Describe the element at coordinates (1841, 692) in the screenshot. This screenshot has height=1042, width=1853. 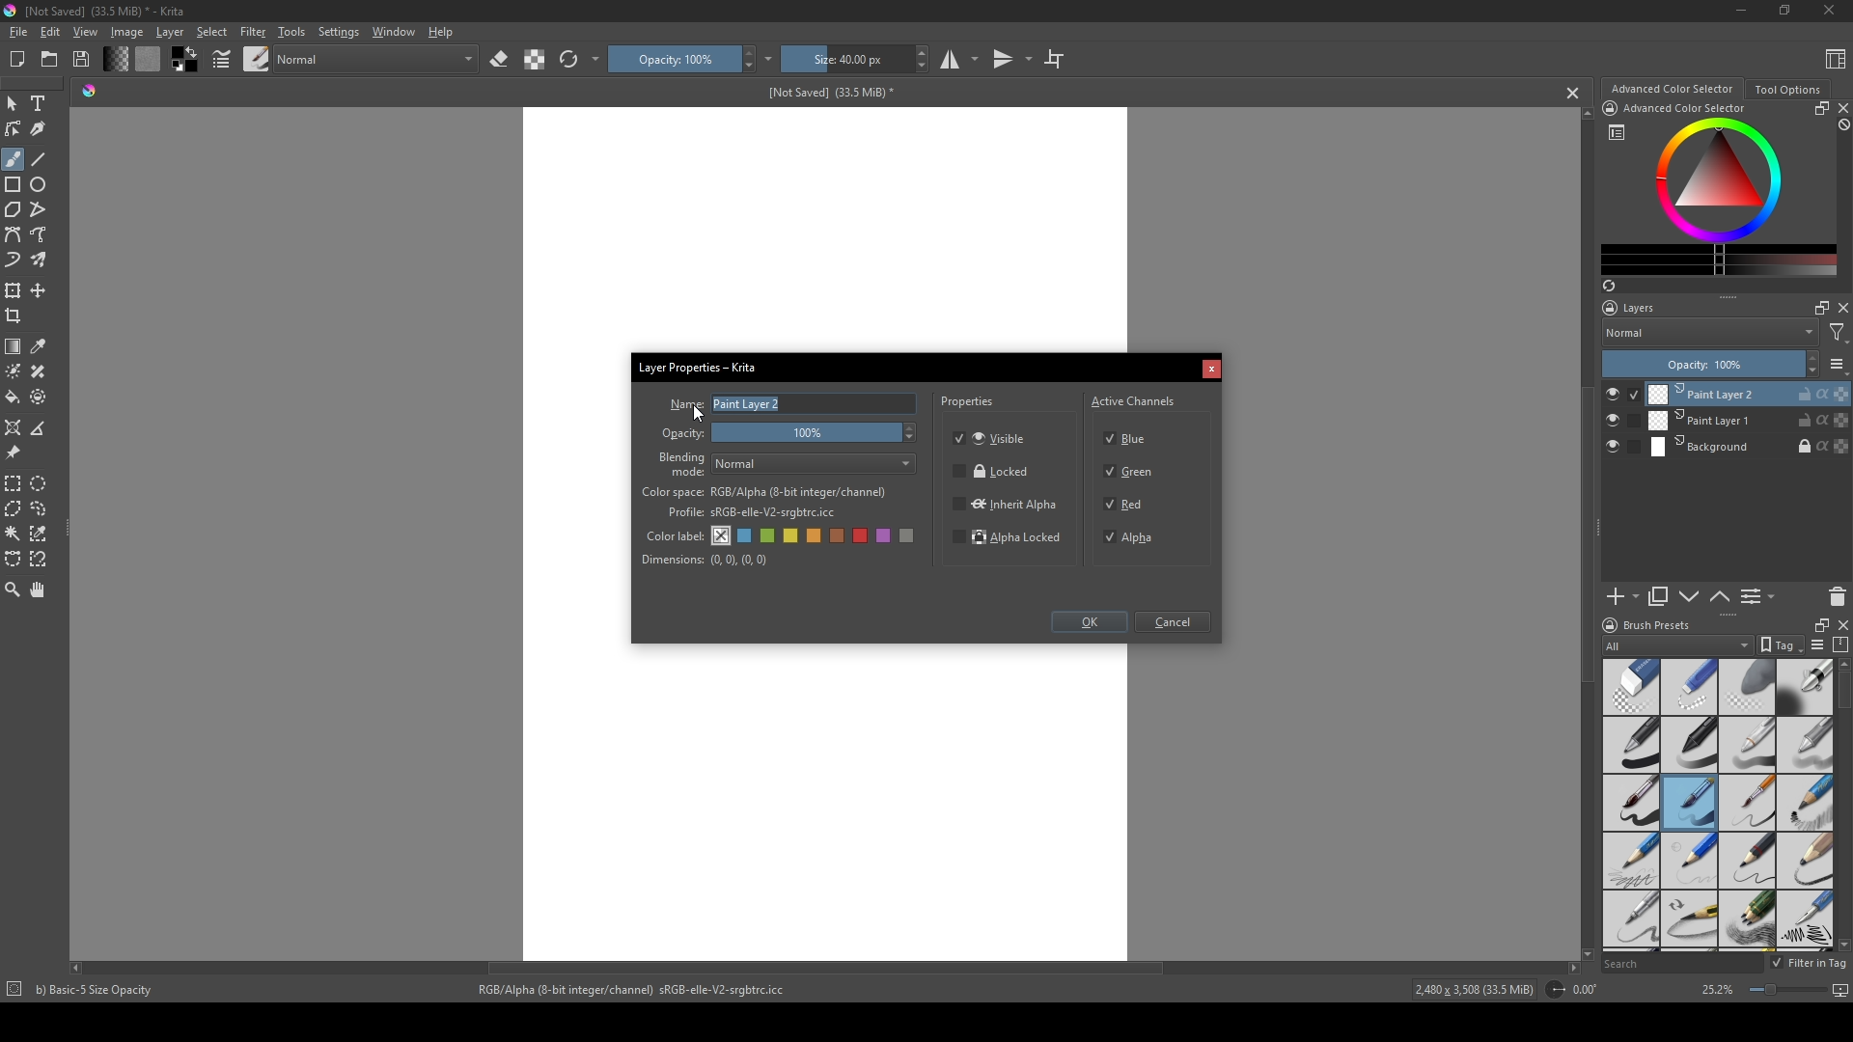
I see `scroll bar` at that location.